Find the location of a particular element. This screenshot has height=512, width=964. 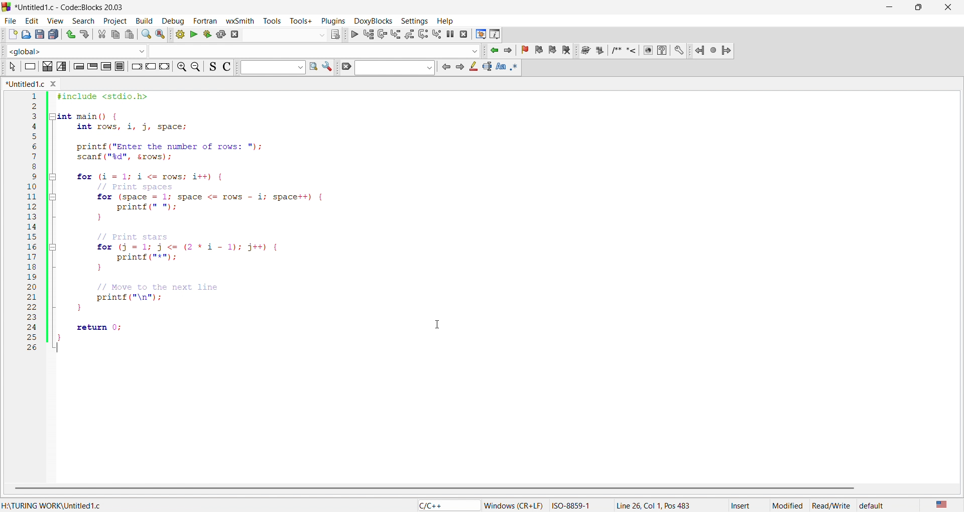

maximize/resize is located at coordinates (922, 6).